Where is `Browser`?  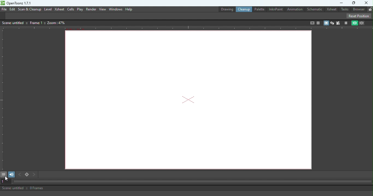 Browser is located at coordinates (358, 9).